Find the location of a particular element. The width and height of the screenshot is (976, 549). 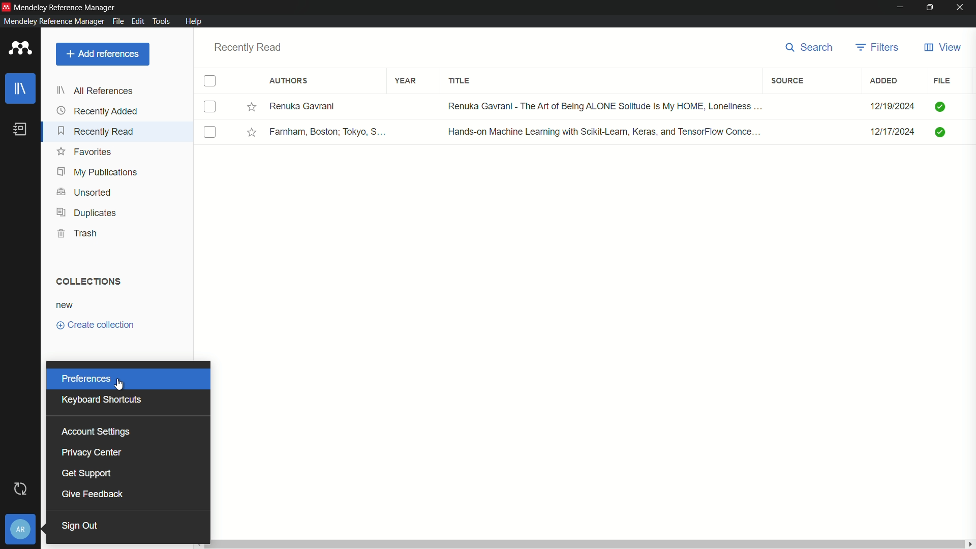

sign  out is located at coordinates (80, 526).